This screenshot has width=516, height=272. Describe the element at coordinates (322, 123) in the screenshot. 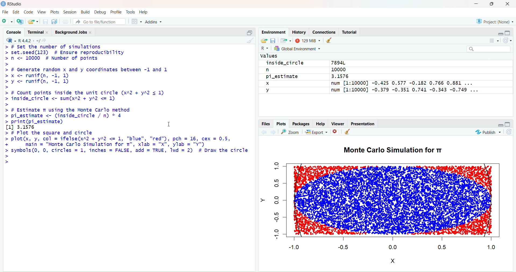

I see `Help` at that location.